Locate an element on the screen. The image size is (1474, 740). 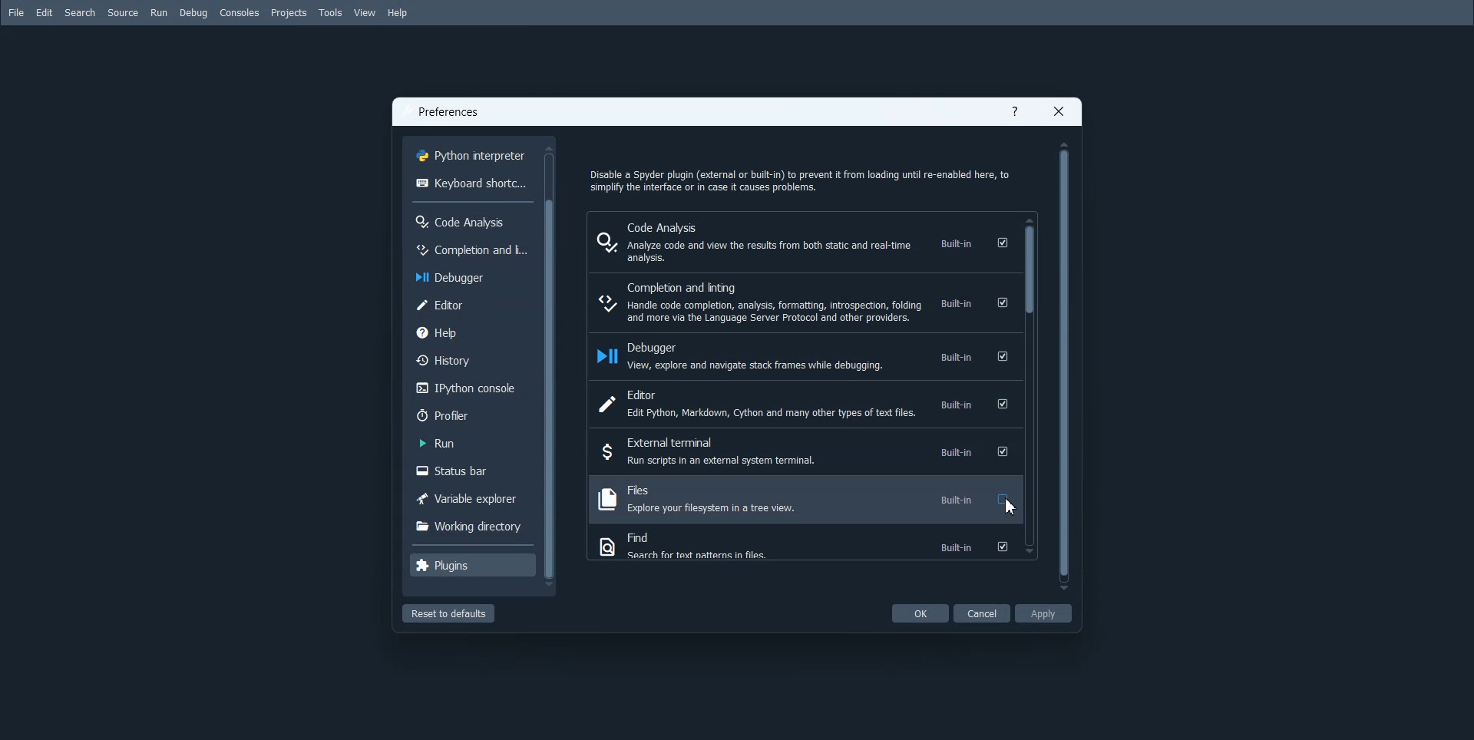
Projects is located at coordinates (288, 13).